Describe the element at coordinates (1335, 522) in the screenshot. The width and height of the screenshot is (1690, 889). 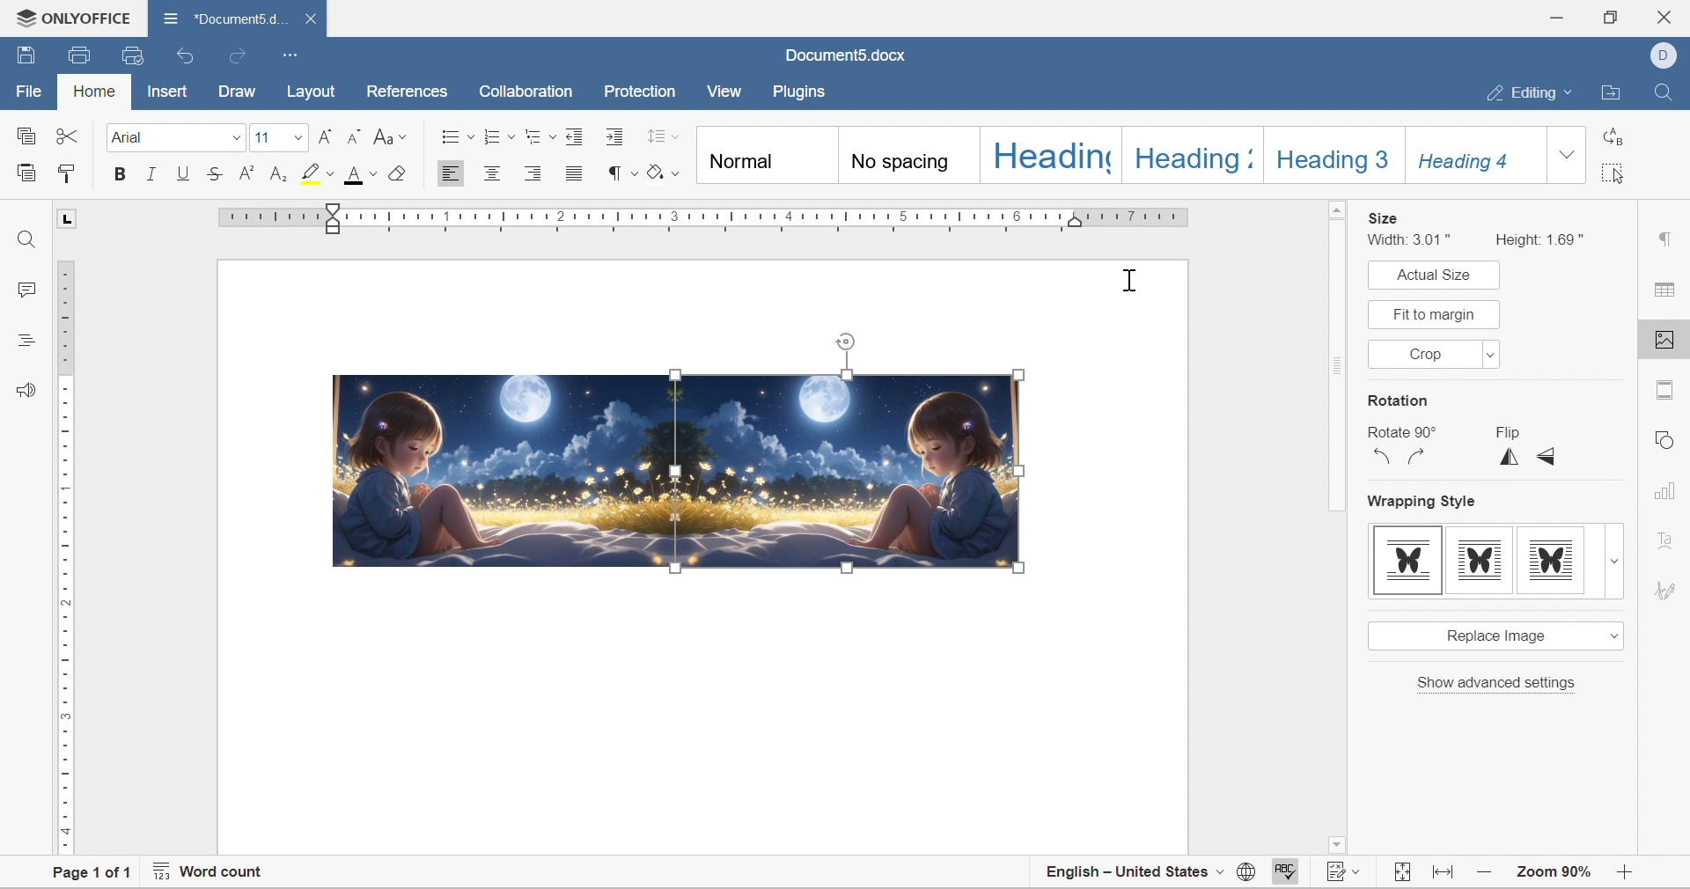
I see `scroll bar` at that location.